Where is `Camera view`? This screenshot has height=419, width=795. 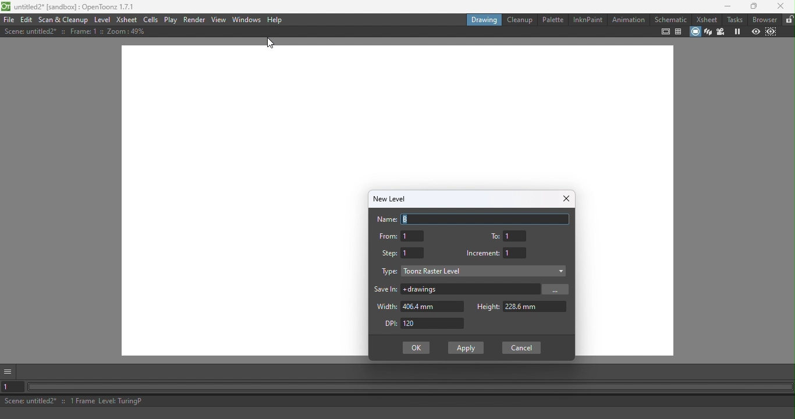 Camera view is located at coordinates (722, 32).